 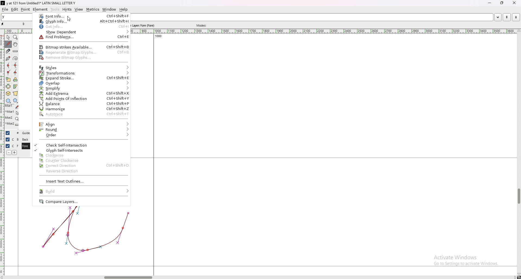 I want to click on order, so click(x=82, y=135).